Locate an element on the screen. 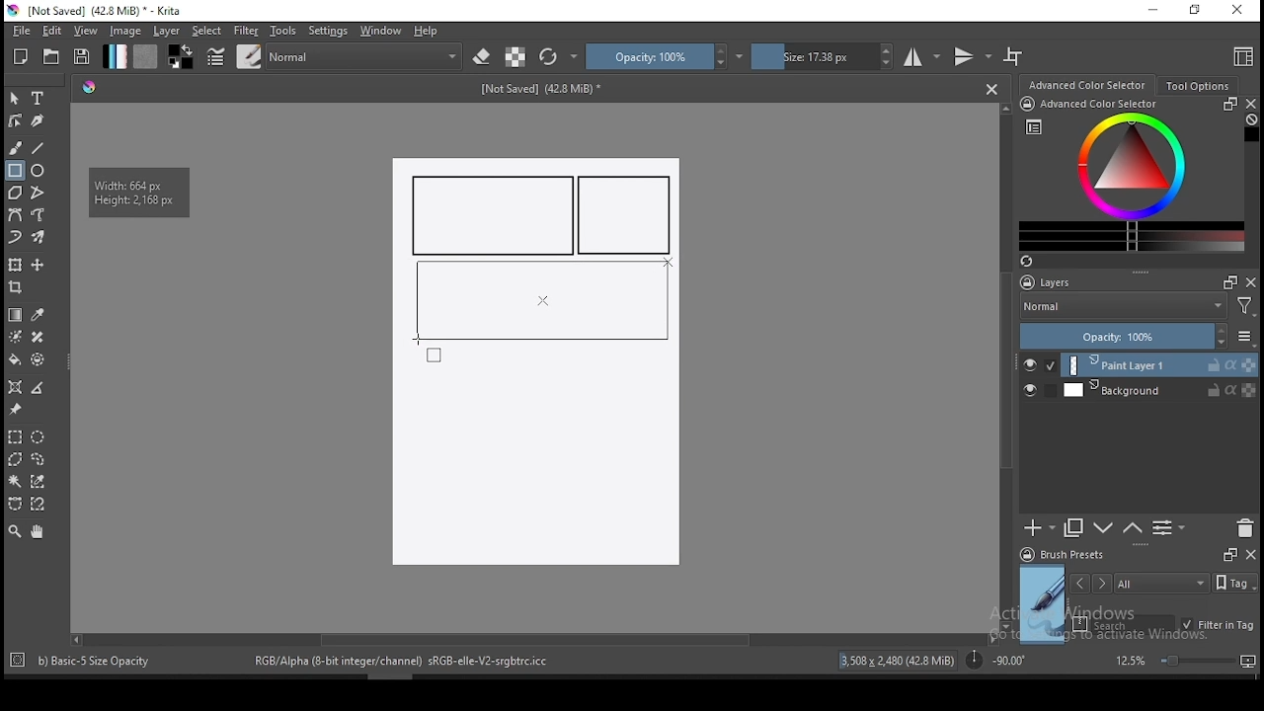 This screenshot has height=711, width=1264. edit shapes tool is located at coordinates (15, 119).